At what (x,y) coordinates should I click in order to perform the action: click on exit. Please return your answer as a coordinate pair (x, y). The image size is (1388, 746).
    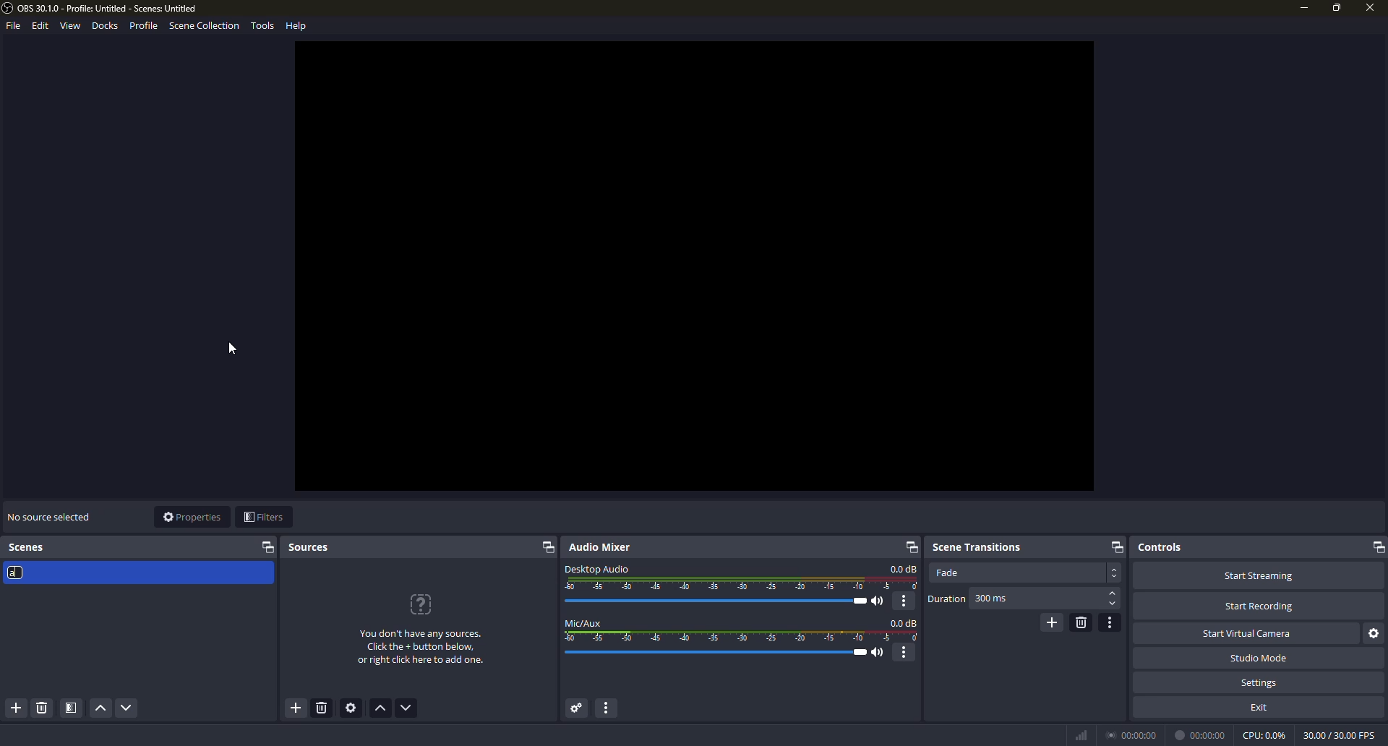
    Looking at the image, I should click on (1261, 706).